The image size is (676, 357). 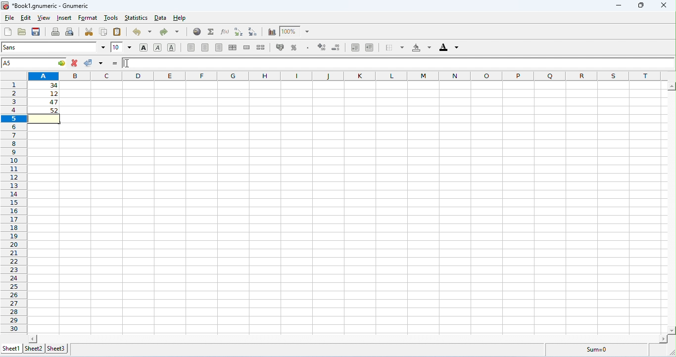 I want to click on sort ascending, so click(x=239, y=32).